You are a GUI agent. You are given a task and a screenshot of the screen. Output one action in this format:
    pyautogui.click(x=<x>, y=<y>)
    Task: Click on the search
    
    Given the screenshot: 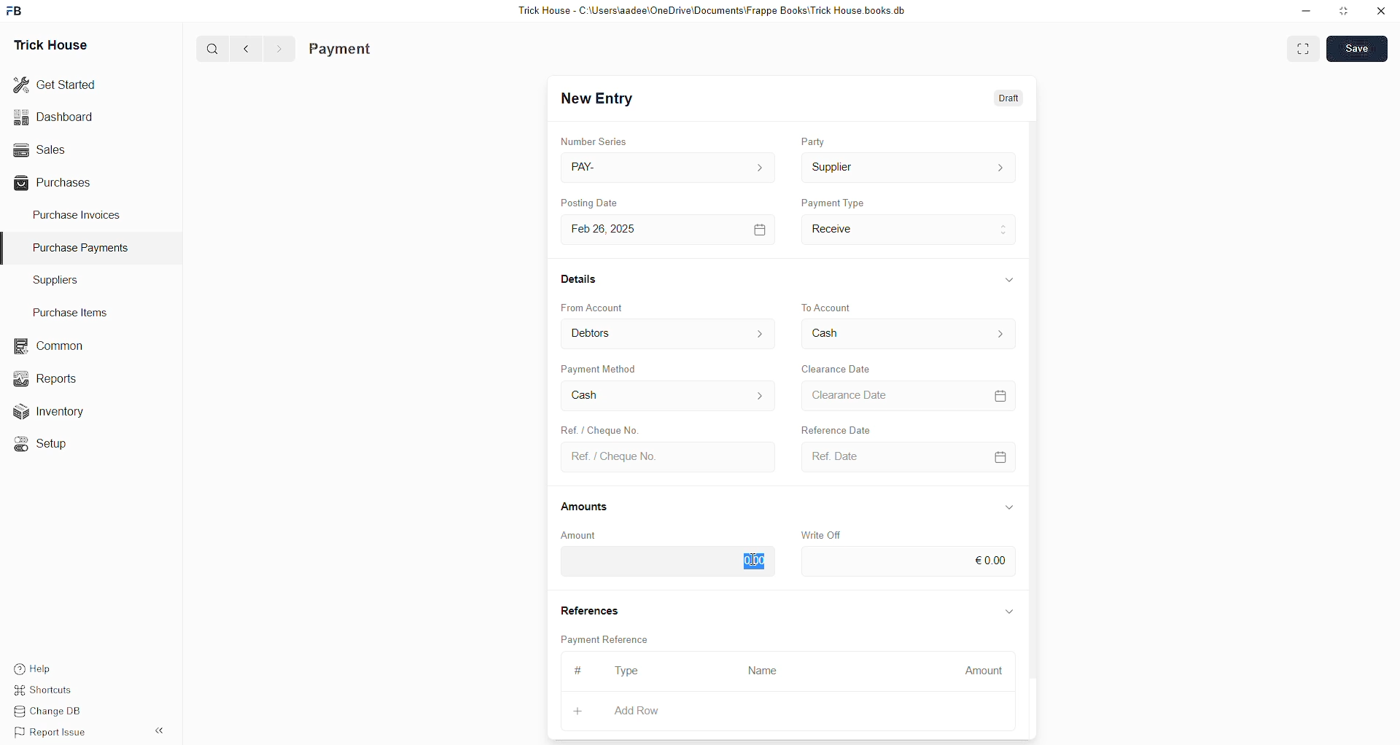 What is the action you would take?
    pyautogui.click(x=214, y=49)
    